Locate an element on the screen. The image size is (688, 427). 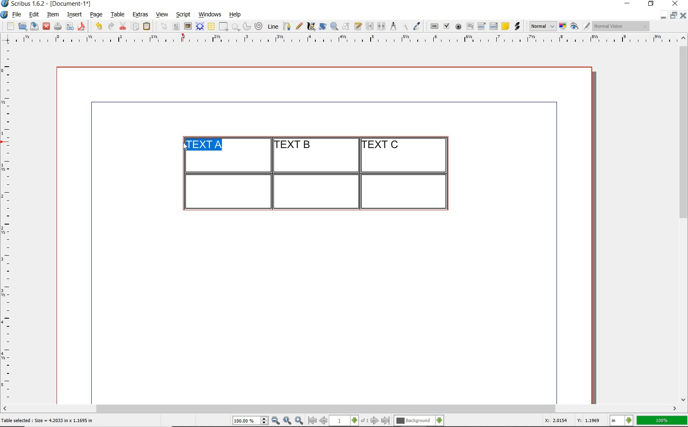
link annotation is located at coordinates (518, 26).